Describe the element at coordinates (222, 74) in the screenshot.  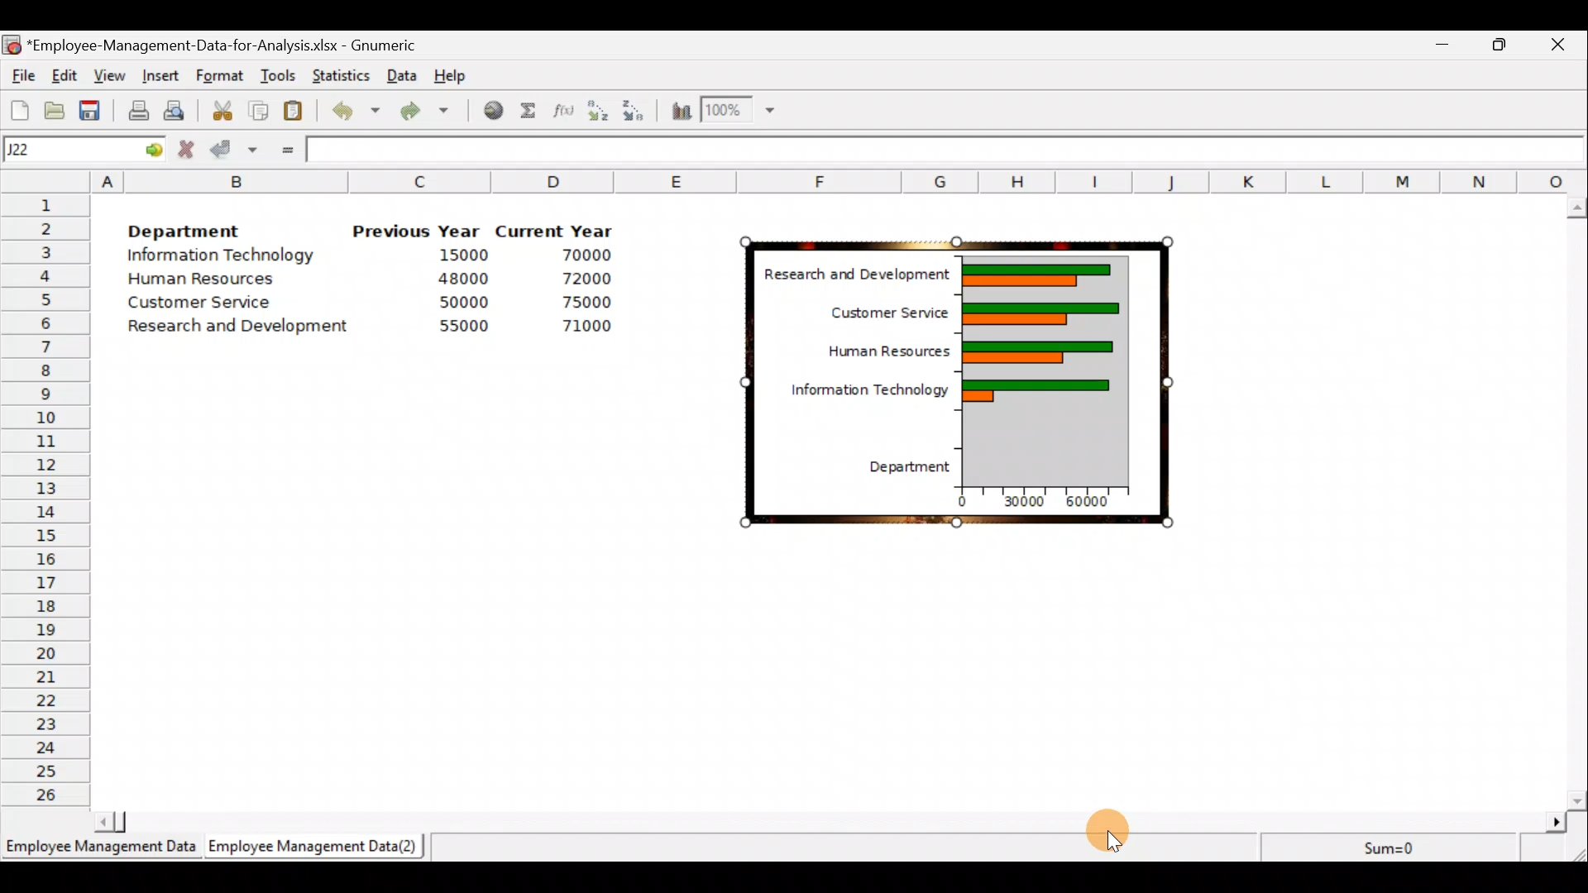
I see `Format` at that location.